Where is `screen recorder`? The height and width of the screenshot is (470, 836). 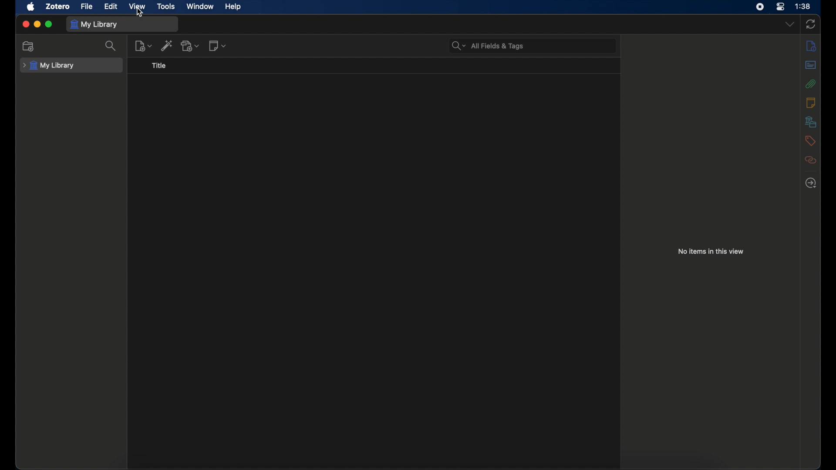
screen recorder is located at coordinates (760, 7).